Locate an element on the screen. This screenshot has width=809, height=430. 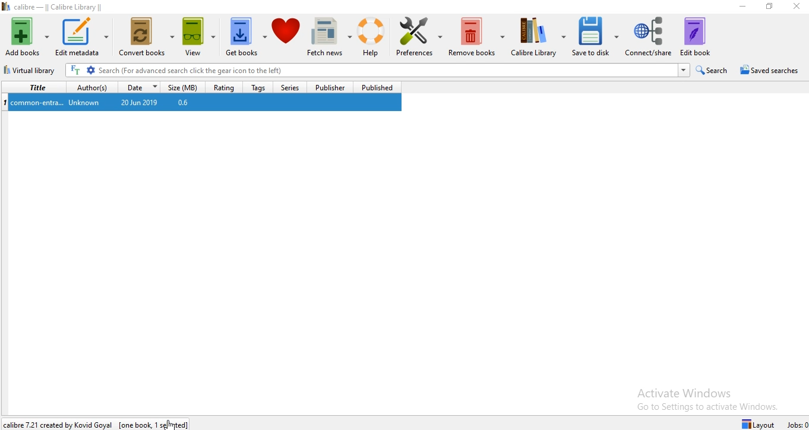
Search Bar is located at coordinates (392, 71).